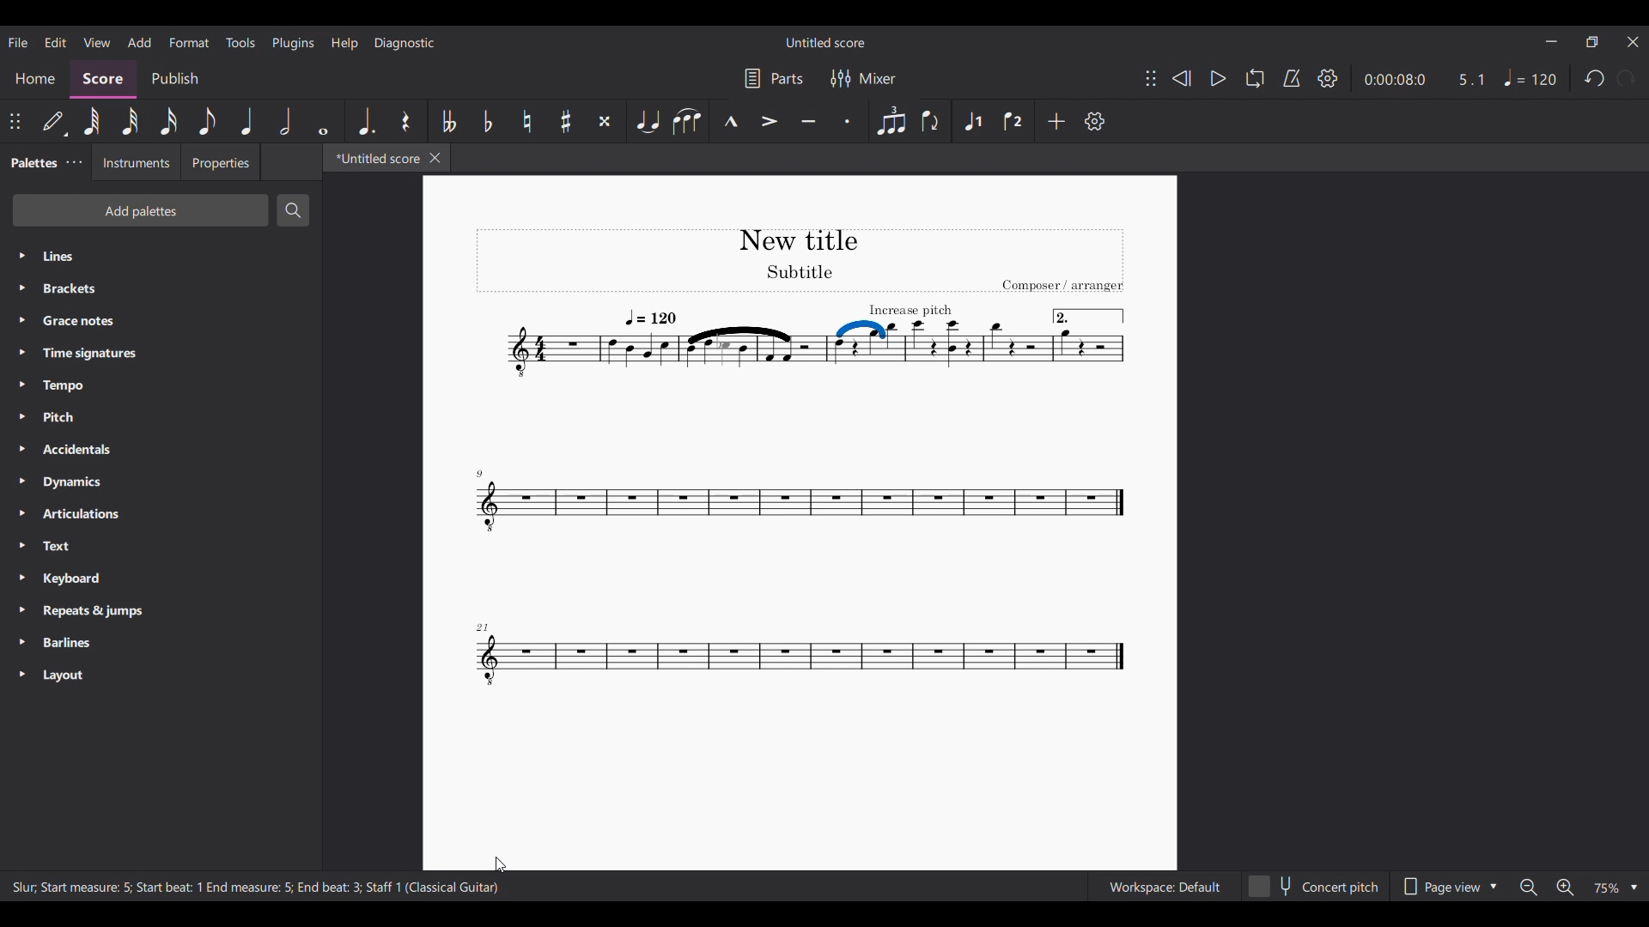 This screenshot has width=1649, height=927. I want to click on Staccato, so click(849, 120).